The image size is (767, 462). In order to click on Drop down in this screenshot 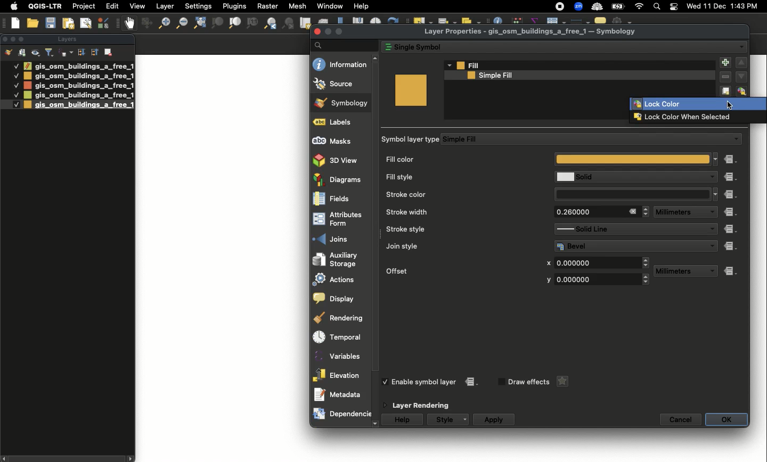, I will do `click(711, 229)`.